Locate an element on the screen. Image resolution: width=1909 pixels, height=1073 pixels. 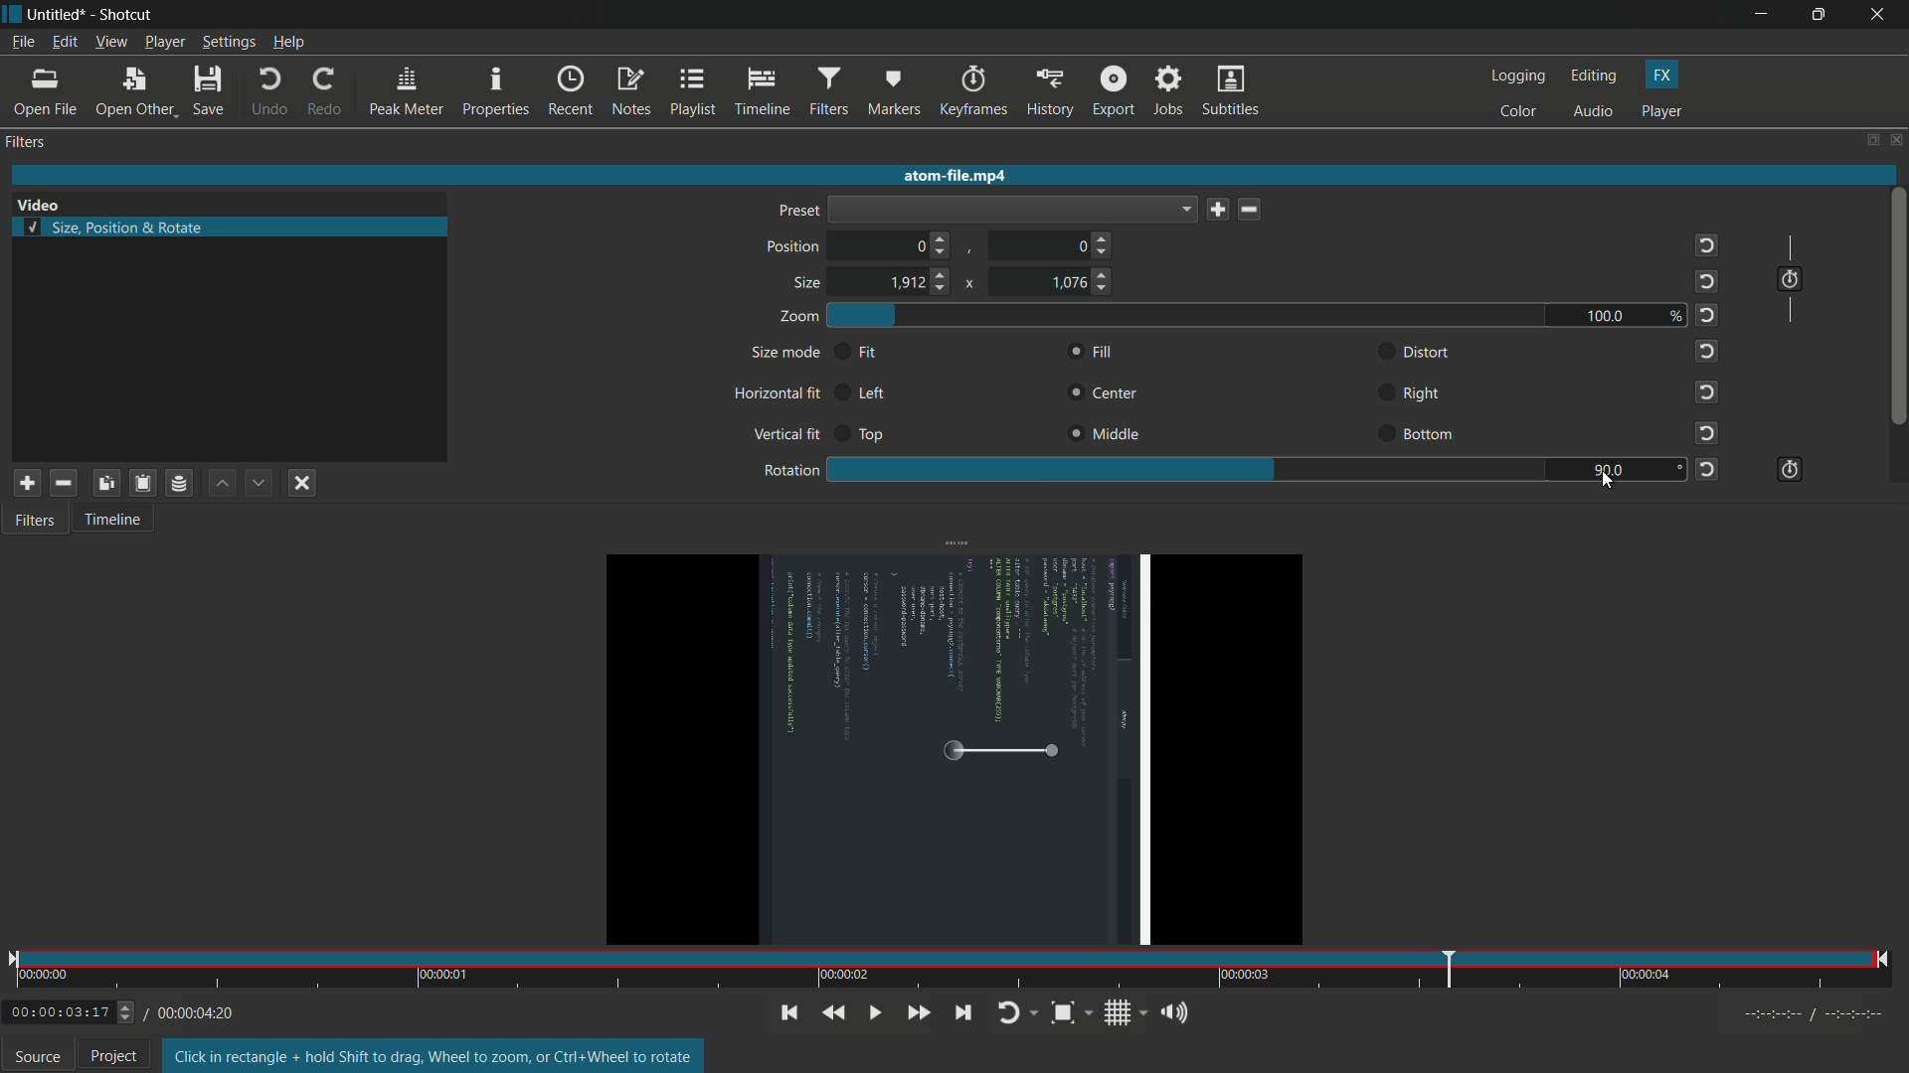
reset to default is located at coordinates (1707, 316).